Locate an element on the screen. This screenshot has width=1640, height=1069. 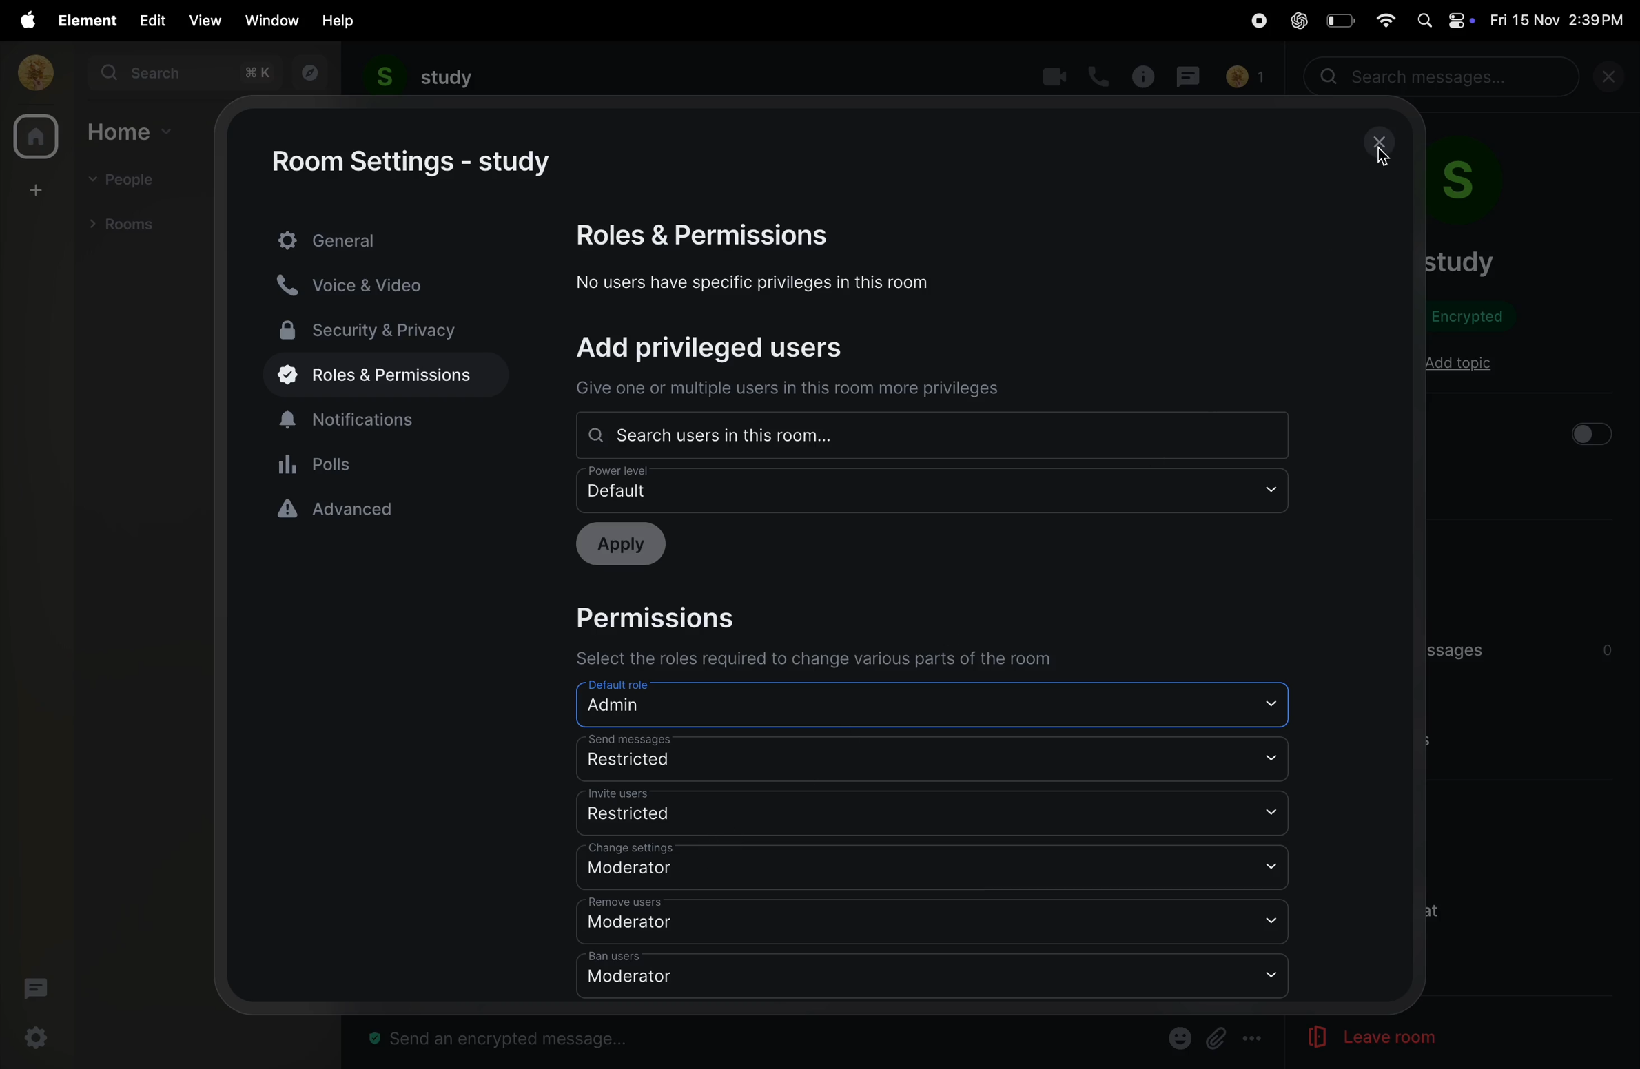
Add privileged users
Give one or multiple users in this room more privileges is located at coordinates (801, 365).